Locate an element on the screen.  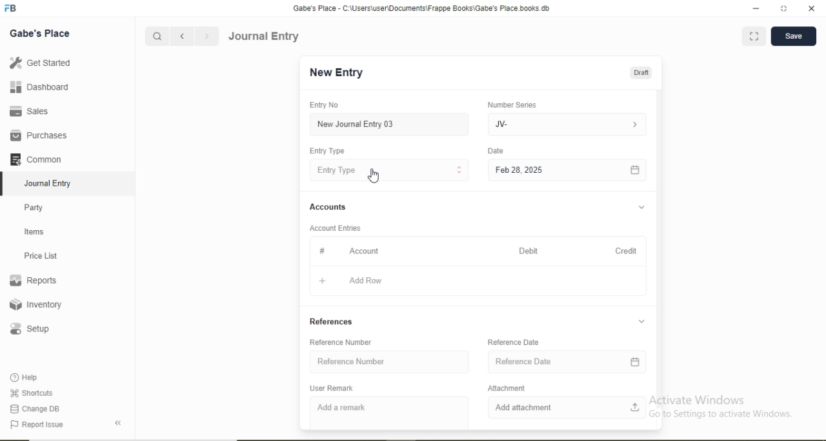
Common is located at coordinates (35, 159).